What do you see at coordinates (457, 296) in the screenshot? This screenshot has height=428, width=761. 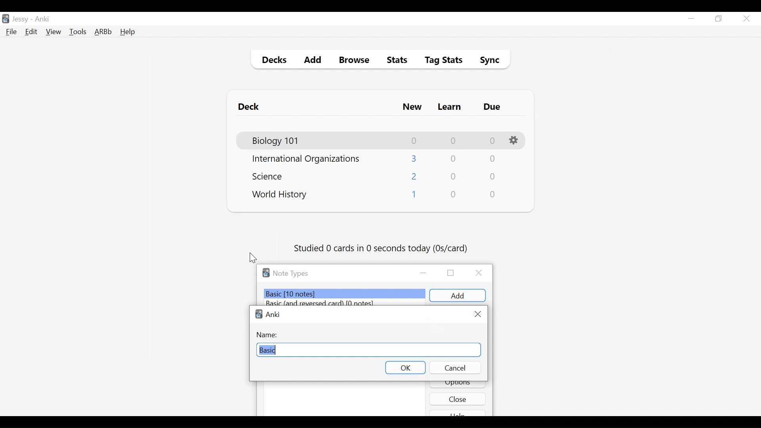 I see `` at bounding box center [457, 296].